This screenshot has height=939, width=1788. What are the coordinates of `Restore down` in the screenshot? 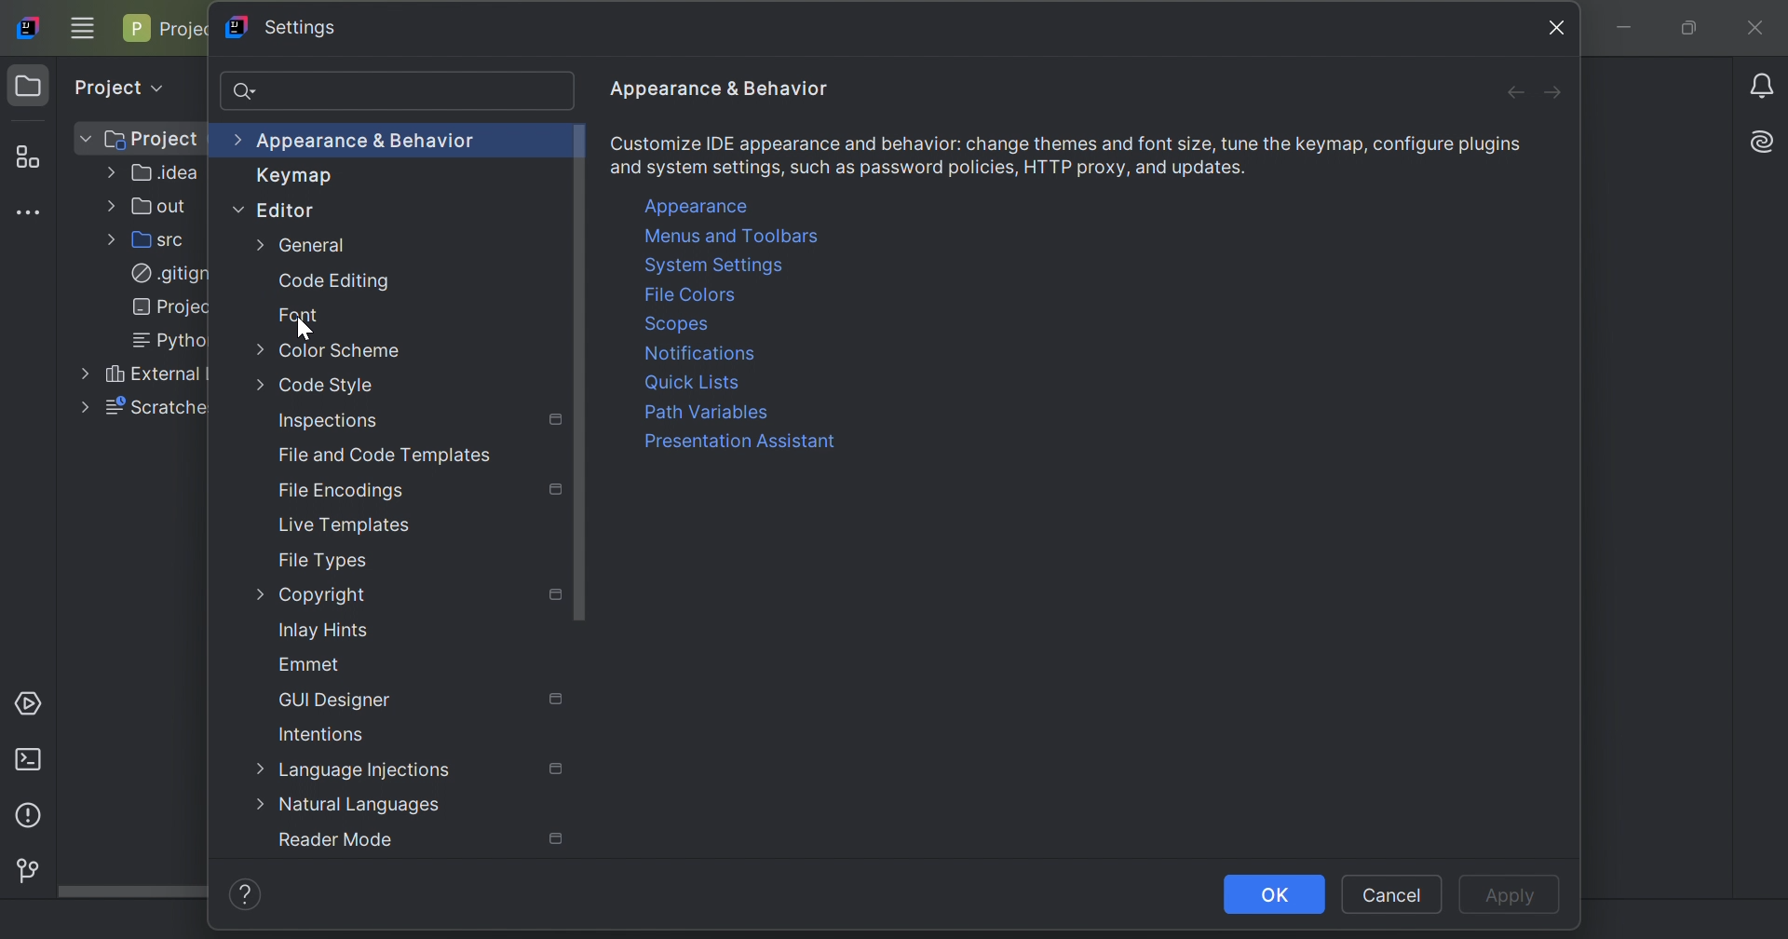 It's located at (1686, 30).